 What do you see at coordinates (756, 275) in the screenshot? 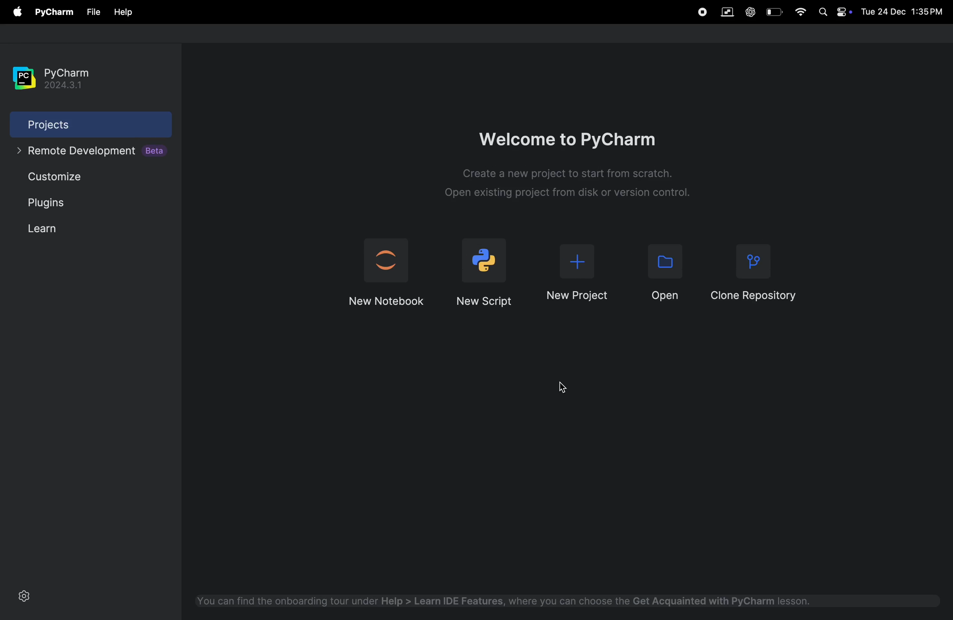
I see `clone reopsitory` at bounding box center [756, 275].